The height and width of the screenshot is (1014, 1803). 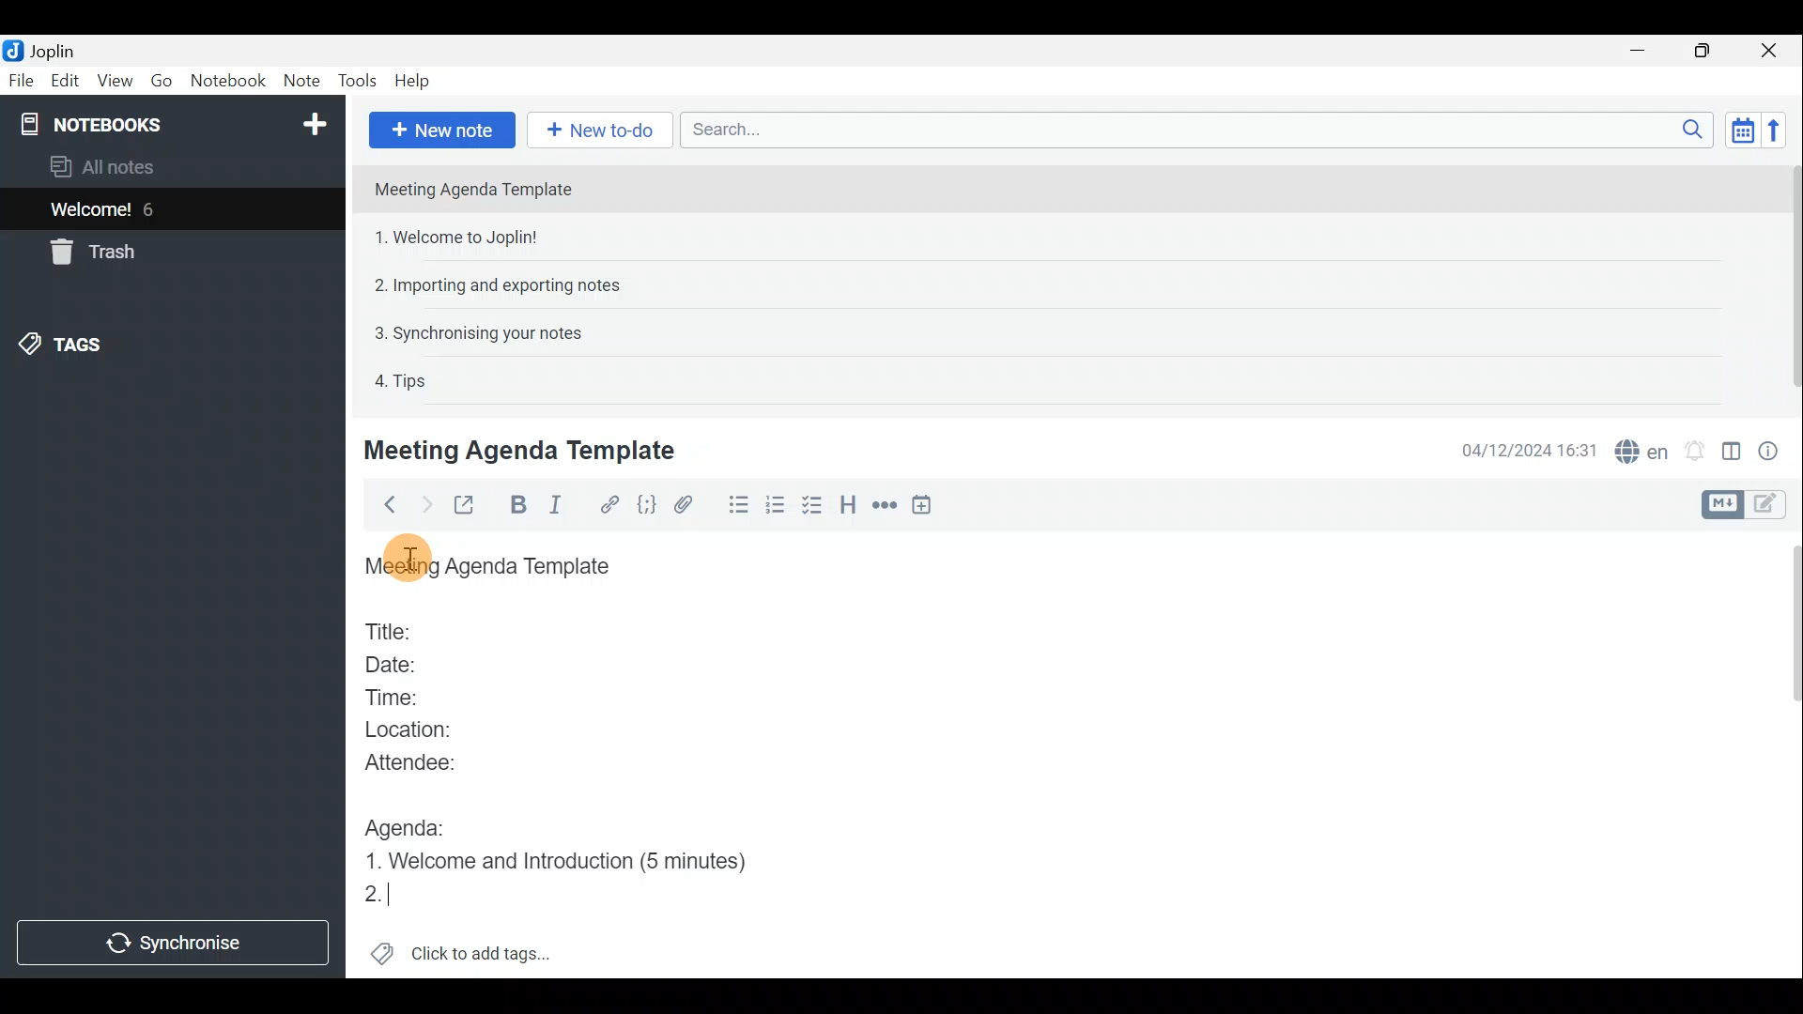 I want to click on 04/12/2024 16:31, so click(x=1520, y=449).